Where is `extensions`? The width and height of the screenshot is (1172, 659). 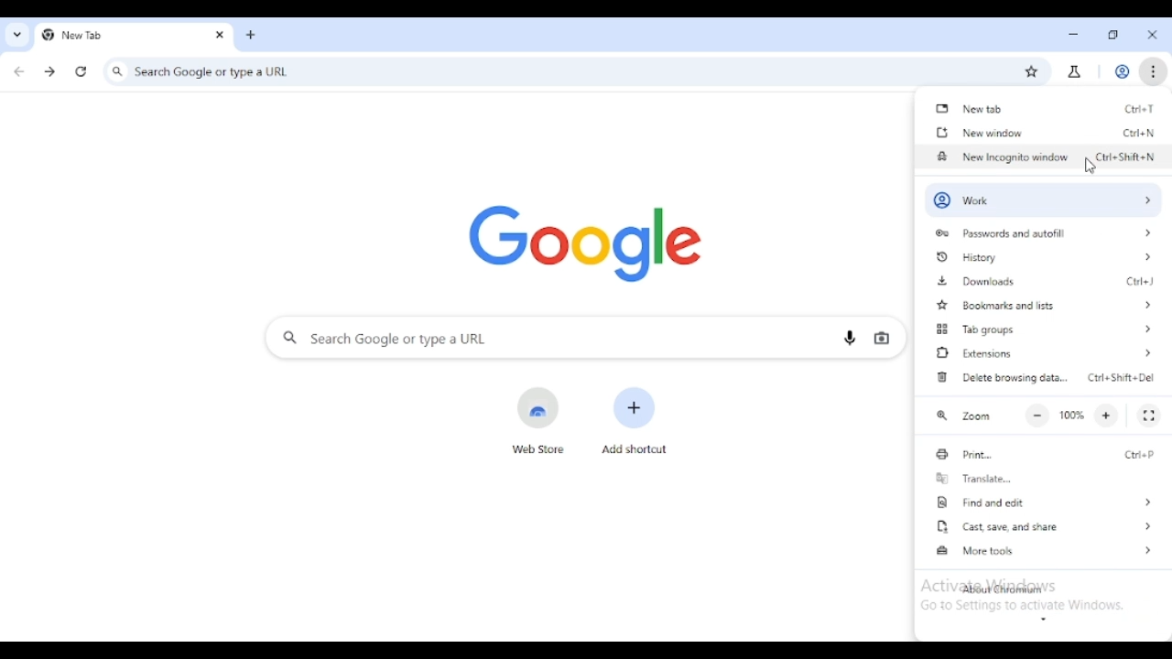
extensions is located at coordinates (1046, 353).